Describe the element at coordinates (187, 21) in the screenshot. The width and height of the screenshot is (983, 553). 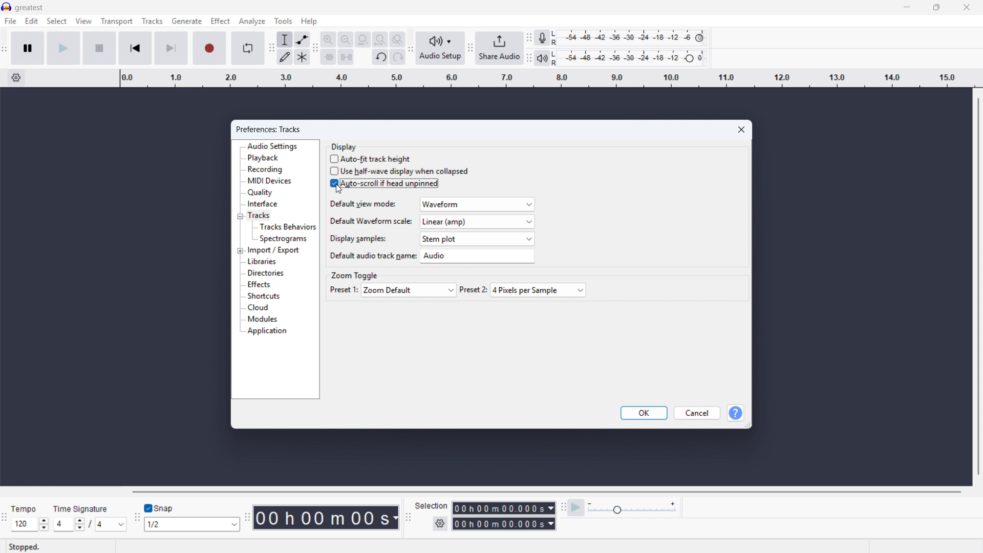
I see `Generate ` at that location.